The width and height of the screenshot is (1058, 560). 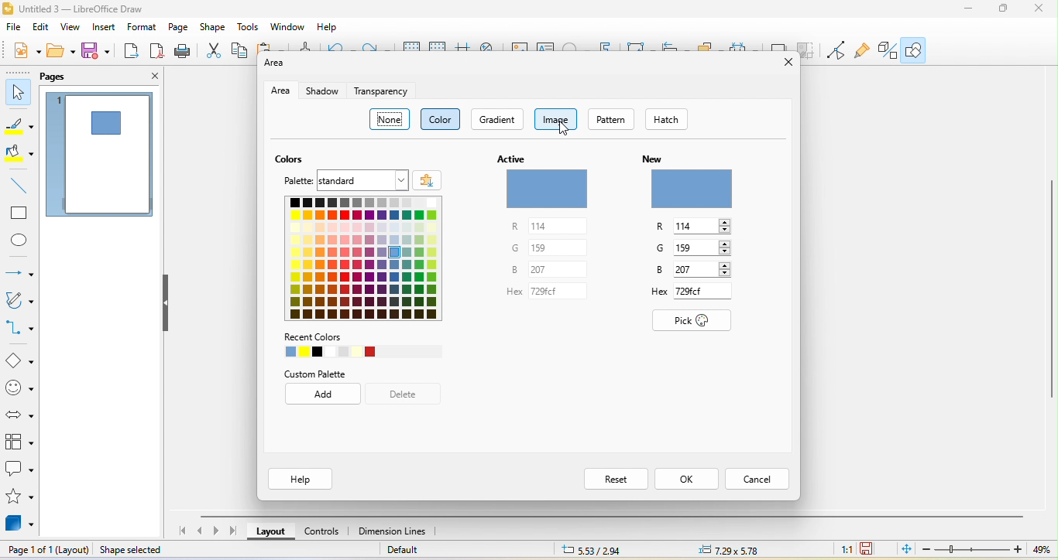 I want to click on gradient, so click(x=500, y=121).